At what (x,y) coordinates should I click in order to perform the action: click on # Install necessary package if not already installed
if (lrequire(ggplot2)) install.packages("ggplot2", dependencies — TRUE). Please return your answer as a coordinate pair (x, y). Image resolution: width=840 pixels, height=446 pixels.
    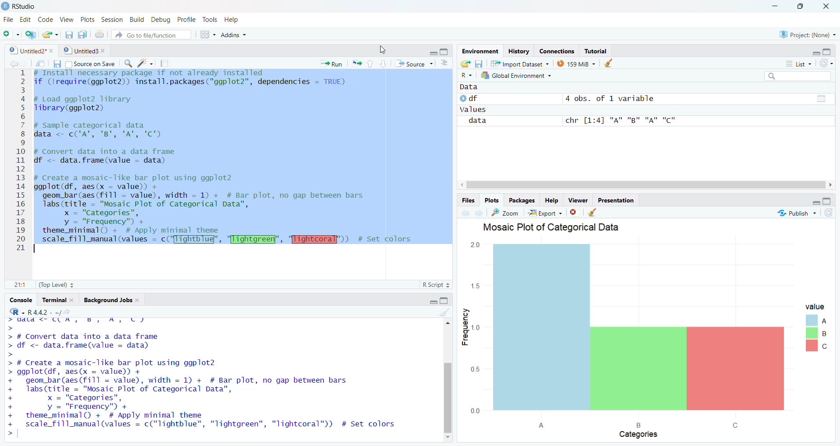
    Looking at the image, I should click on (196, 80).